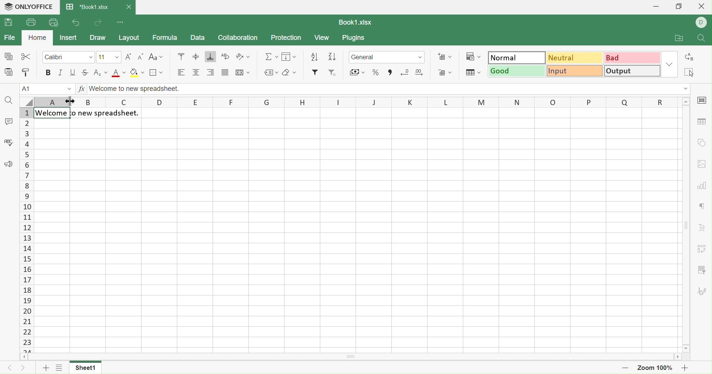 This screenshot has width=712, height=374. I want to click on Redo, so click(99, 23).